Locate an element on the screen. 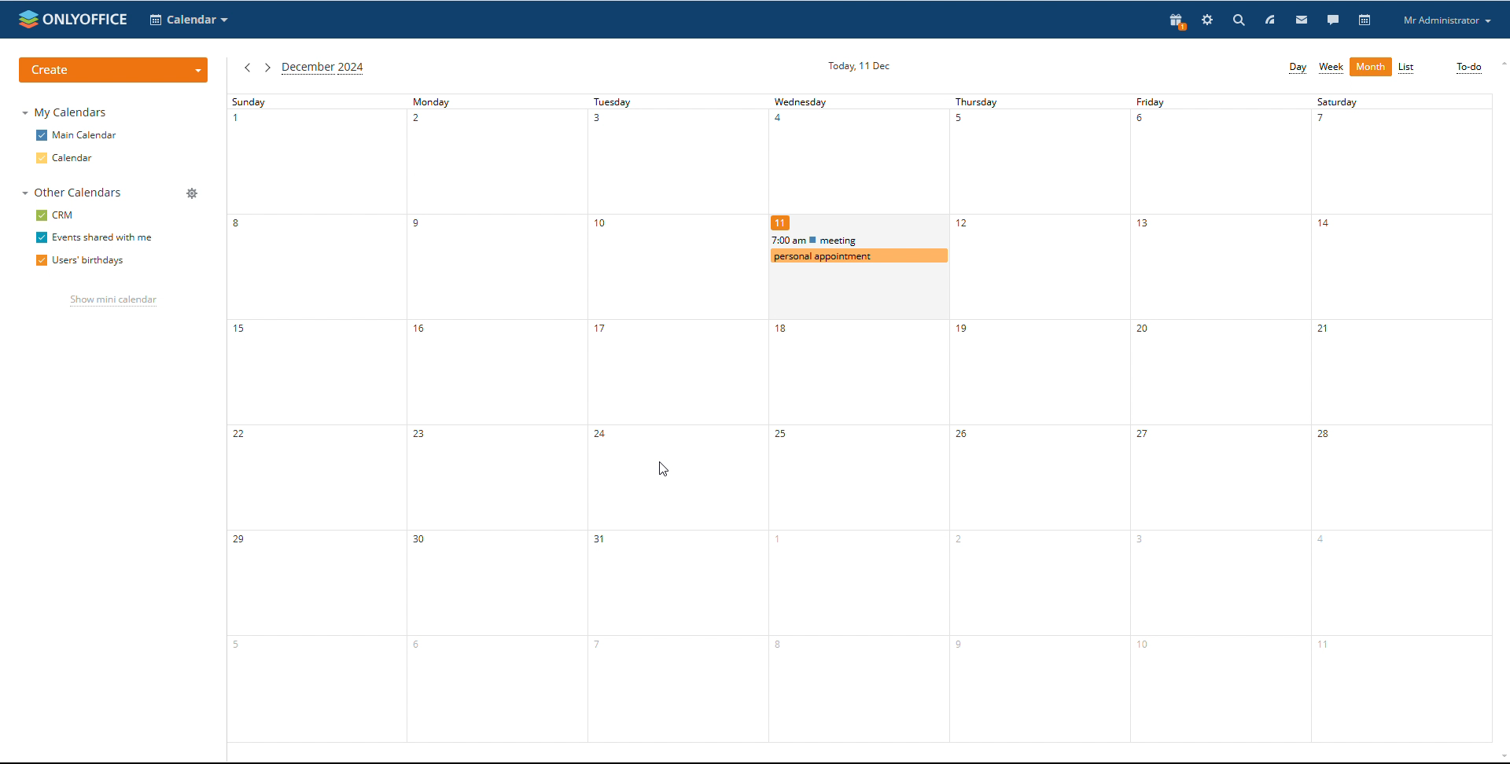  talk is located at coordinates (1334, 20).